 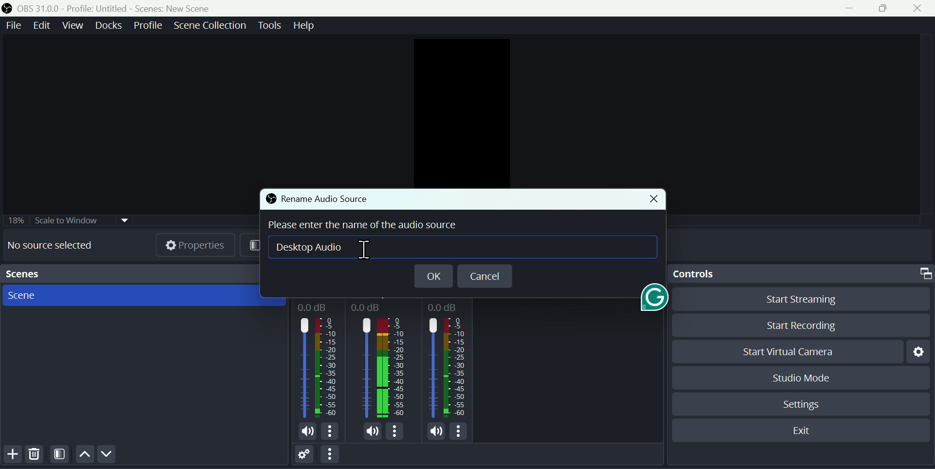 I want to click on Please enter the name of the audio source, so click(x=370, y=226).